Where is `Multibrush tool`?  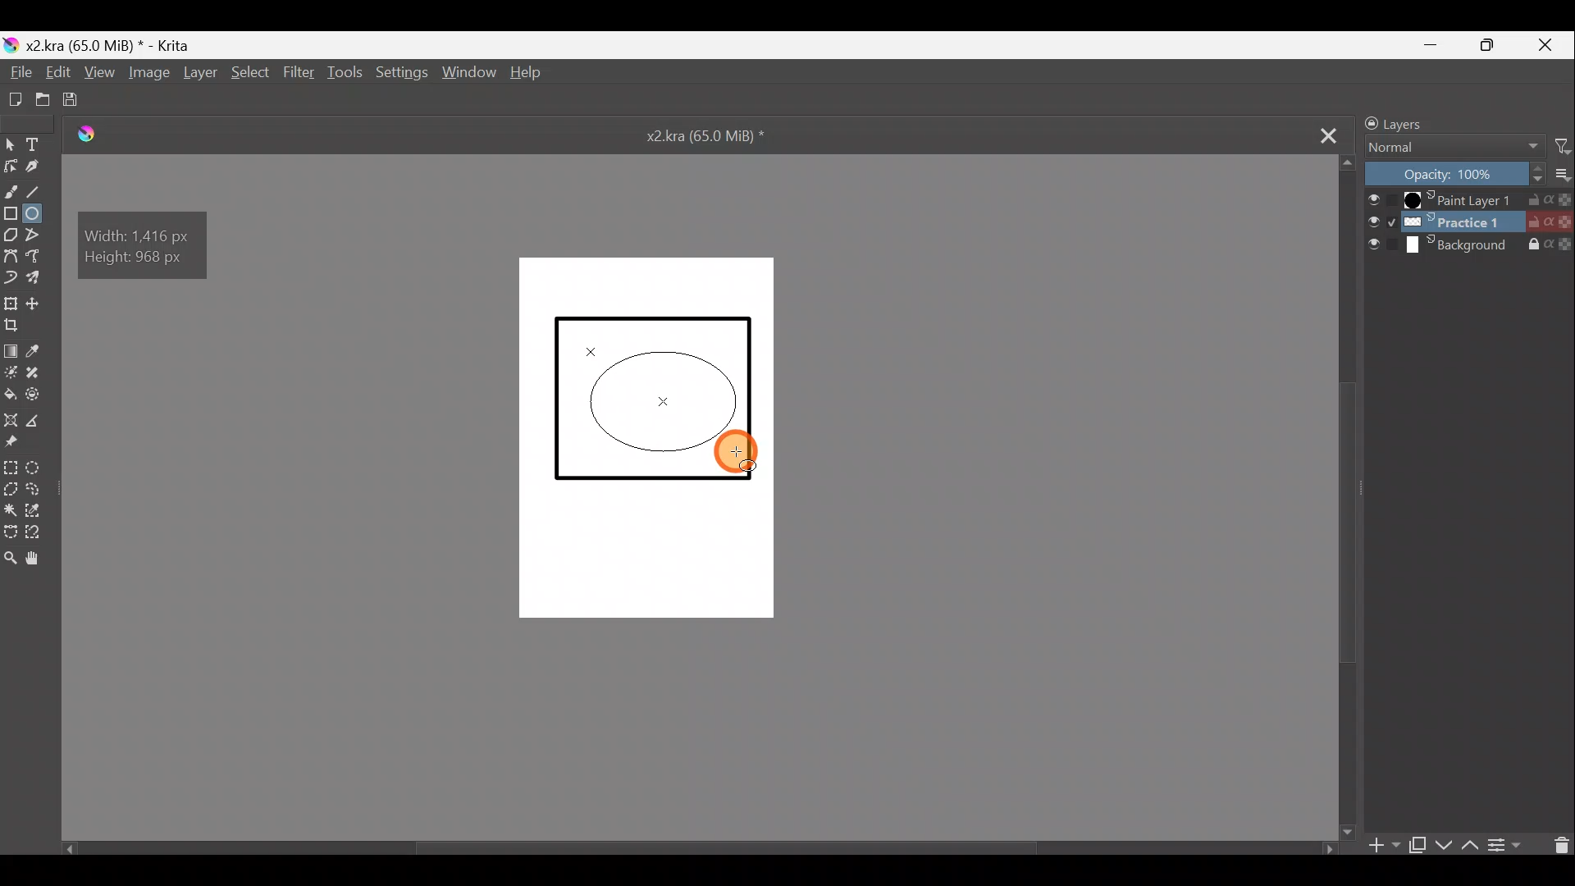
Multibrush tool is located at coordinates (38, 277).